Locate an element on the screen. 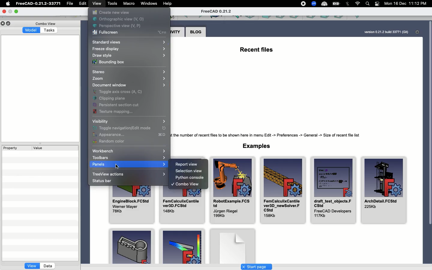 This screenshot has height=270, width=432. Combo view is located at coordinates (185, 185).